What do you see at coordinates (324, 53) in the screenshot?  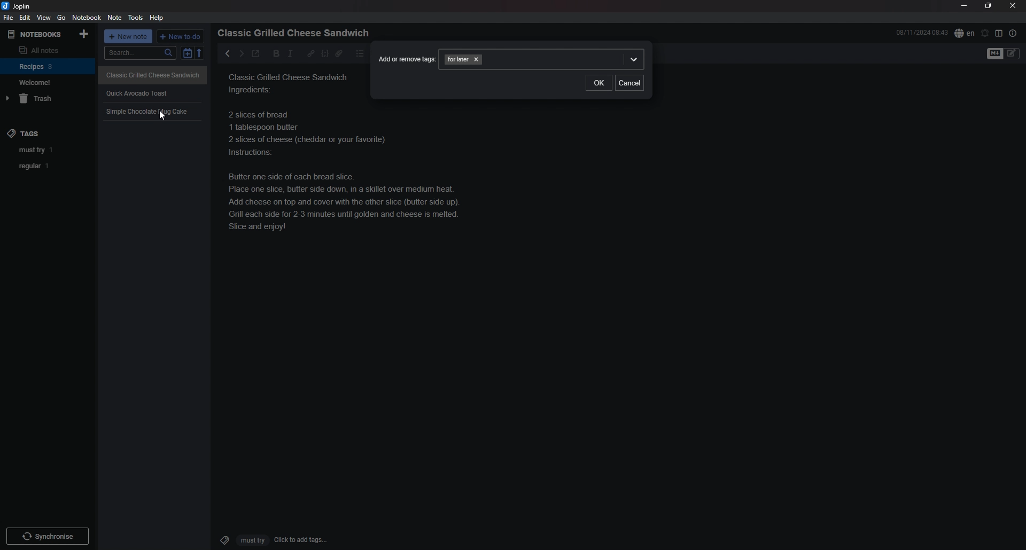 I see `code` at bounding box center [324, 53].